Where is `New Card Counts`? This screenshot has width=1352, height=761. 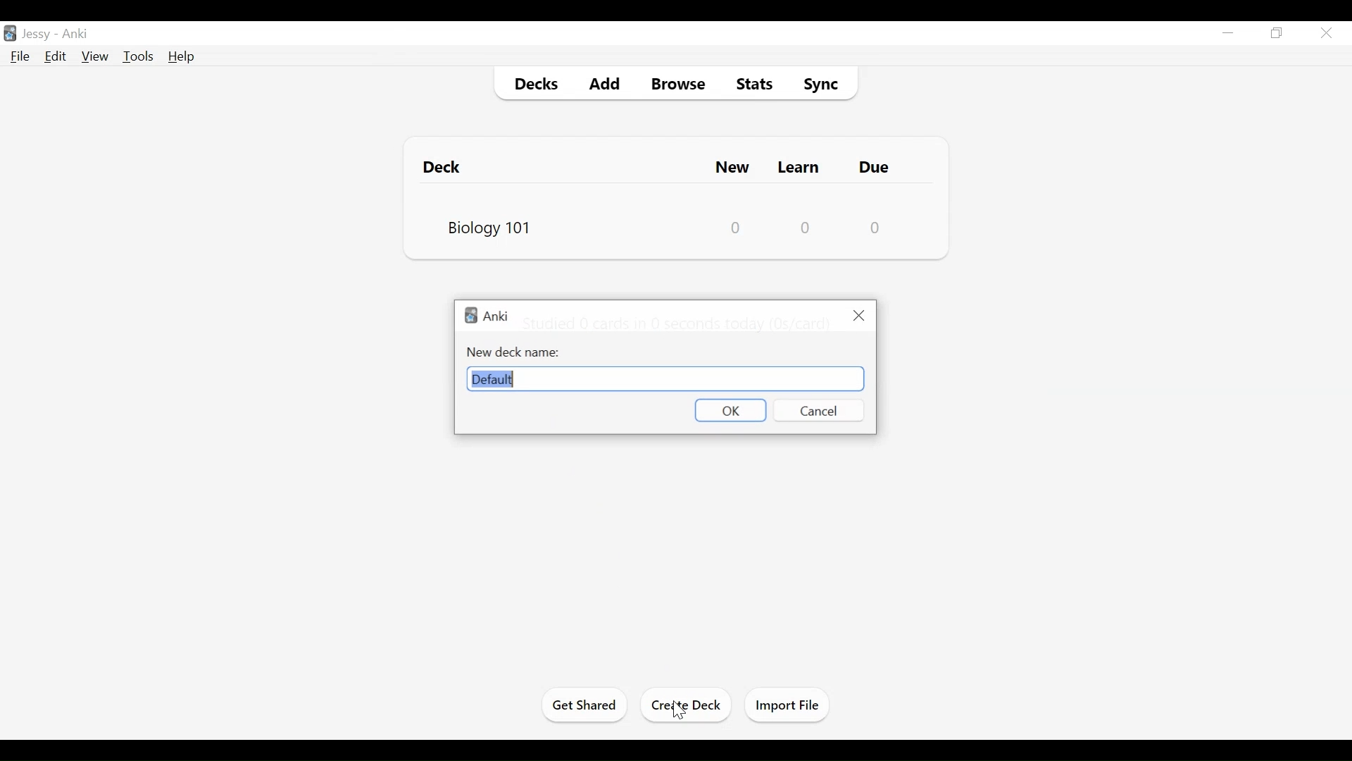 New Card Counts is located at coordinates (738, 226).